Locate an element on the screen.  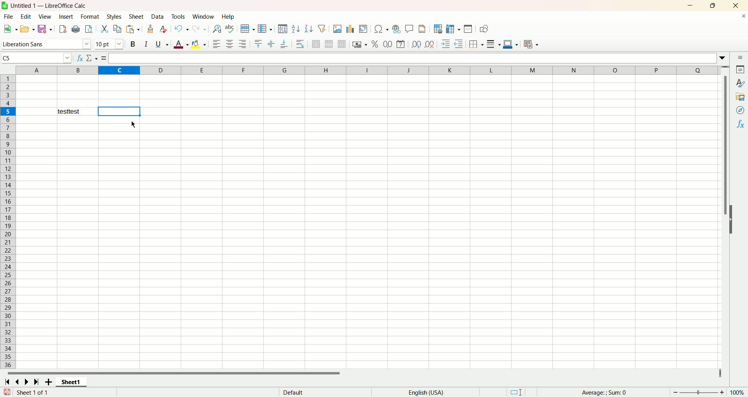
border color is located at coordinates (511, 45).